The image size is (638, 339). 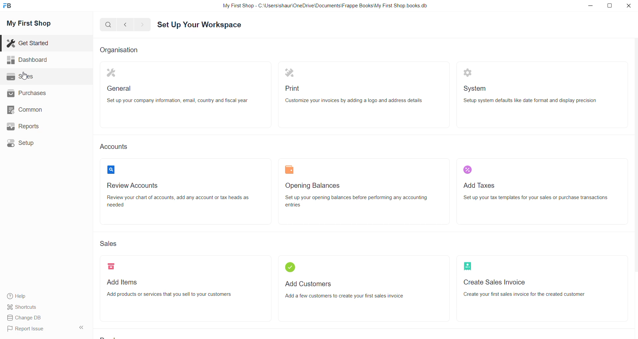 What do you see at coordinates (628, 6) in the screenshot?
I see `close` at bounding box center [628, 6].